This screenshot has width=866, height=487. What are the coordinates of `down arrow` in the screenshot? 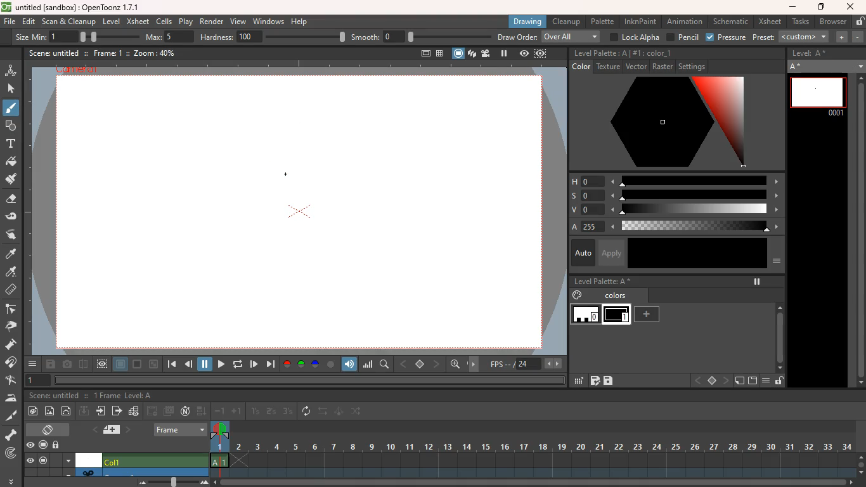 It's located at (67, 473).